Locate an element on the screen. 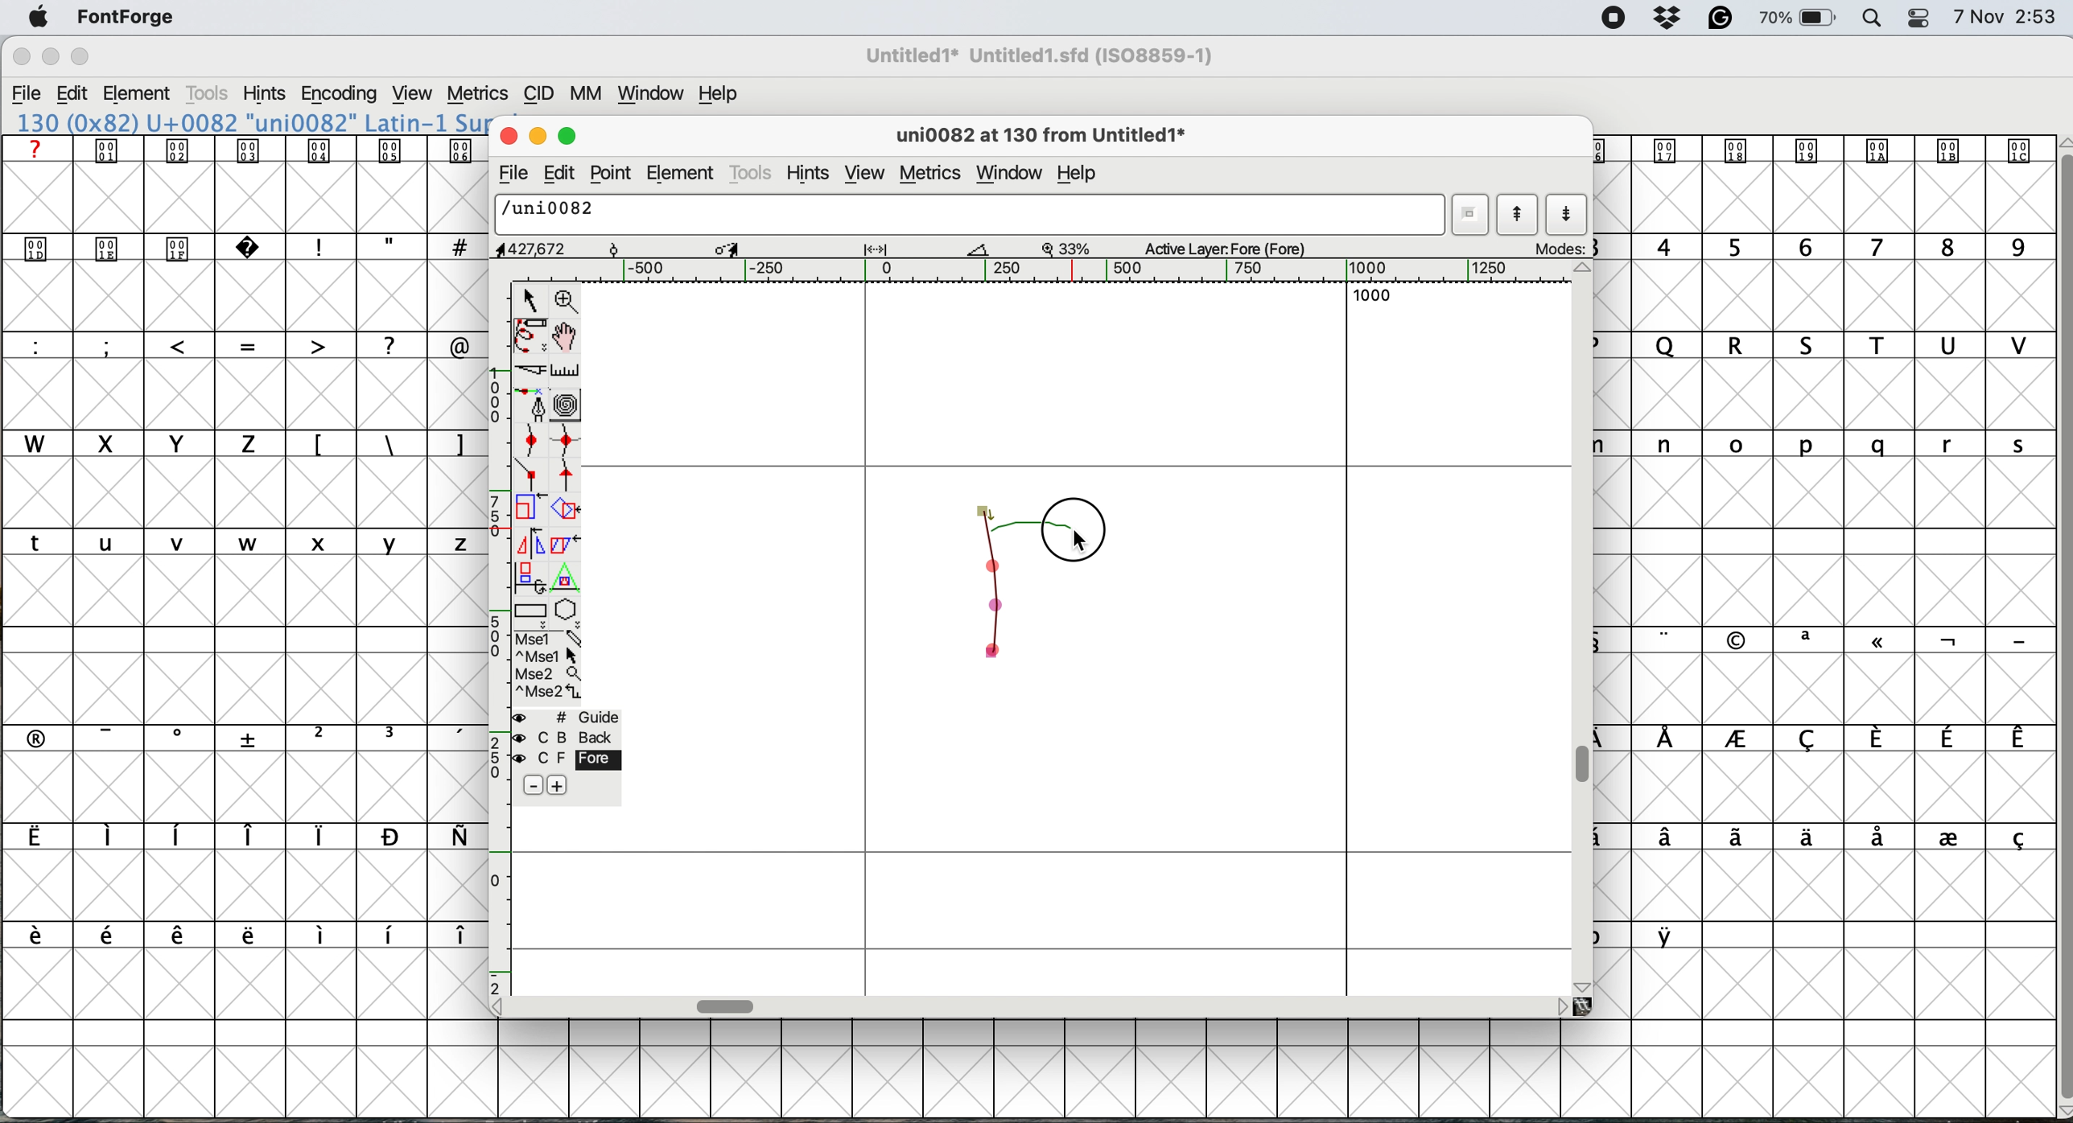  special icons is located at coordinates (245, 150).